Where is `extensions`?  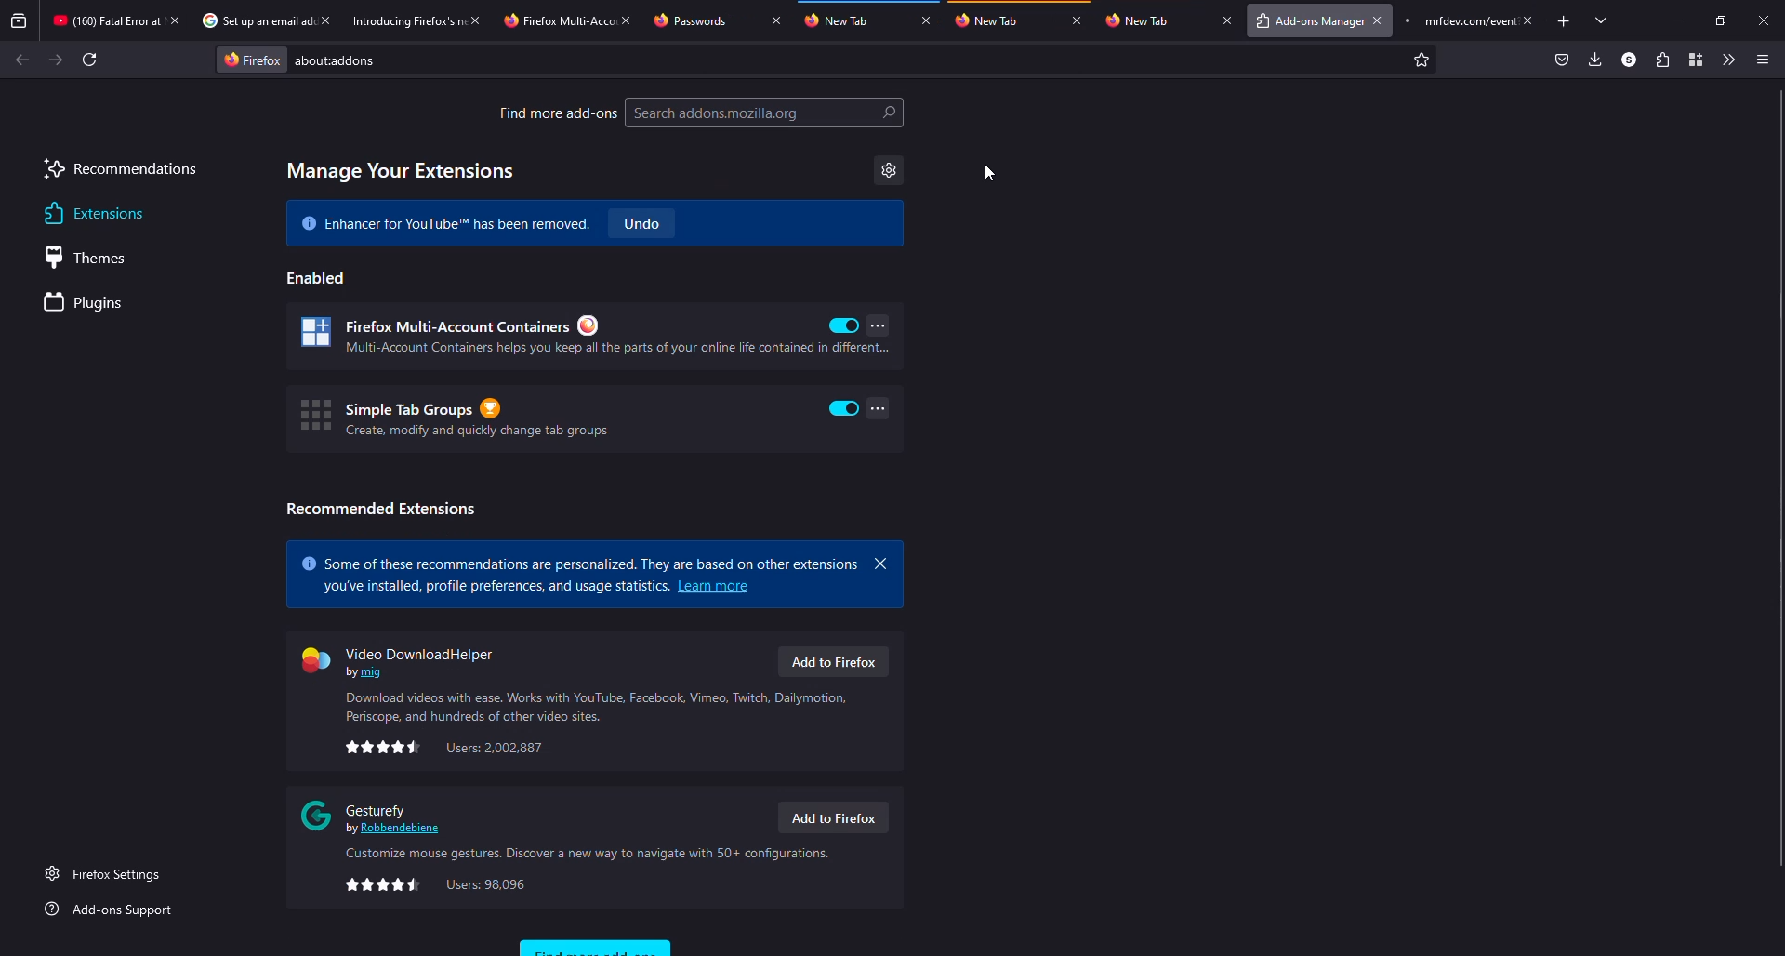 extensions is located at coordinates (1660, 60).